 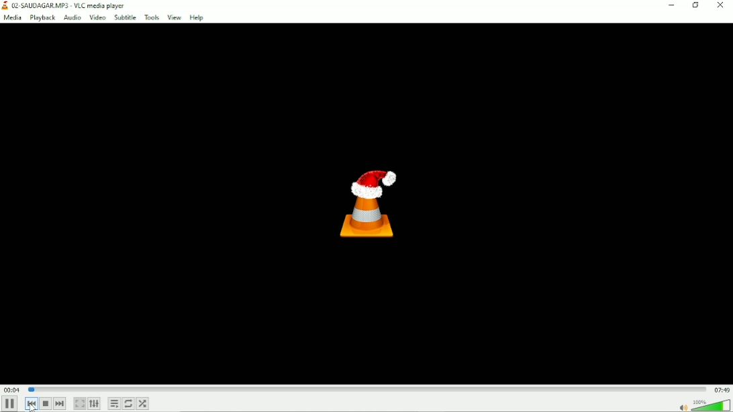 What do you see at coordinates (671, 5) in the screenshot?
I see `Minimize` at bounding box center [671, 5].